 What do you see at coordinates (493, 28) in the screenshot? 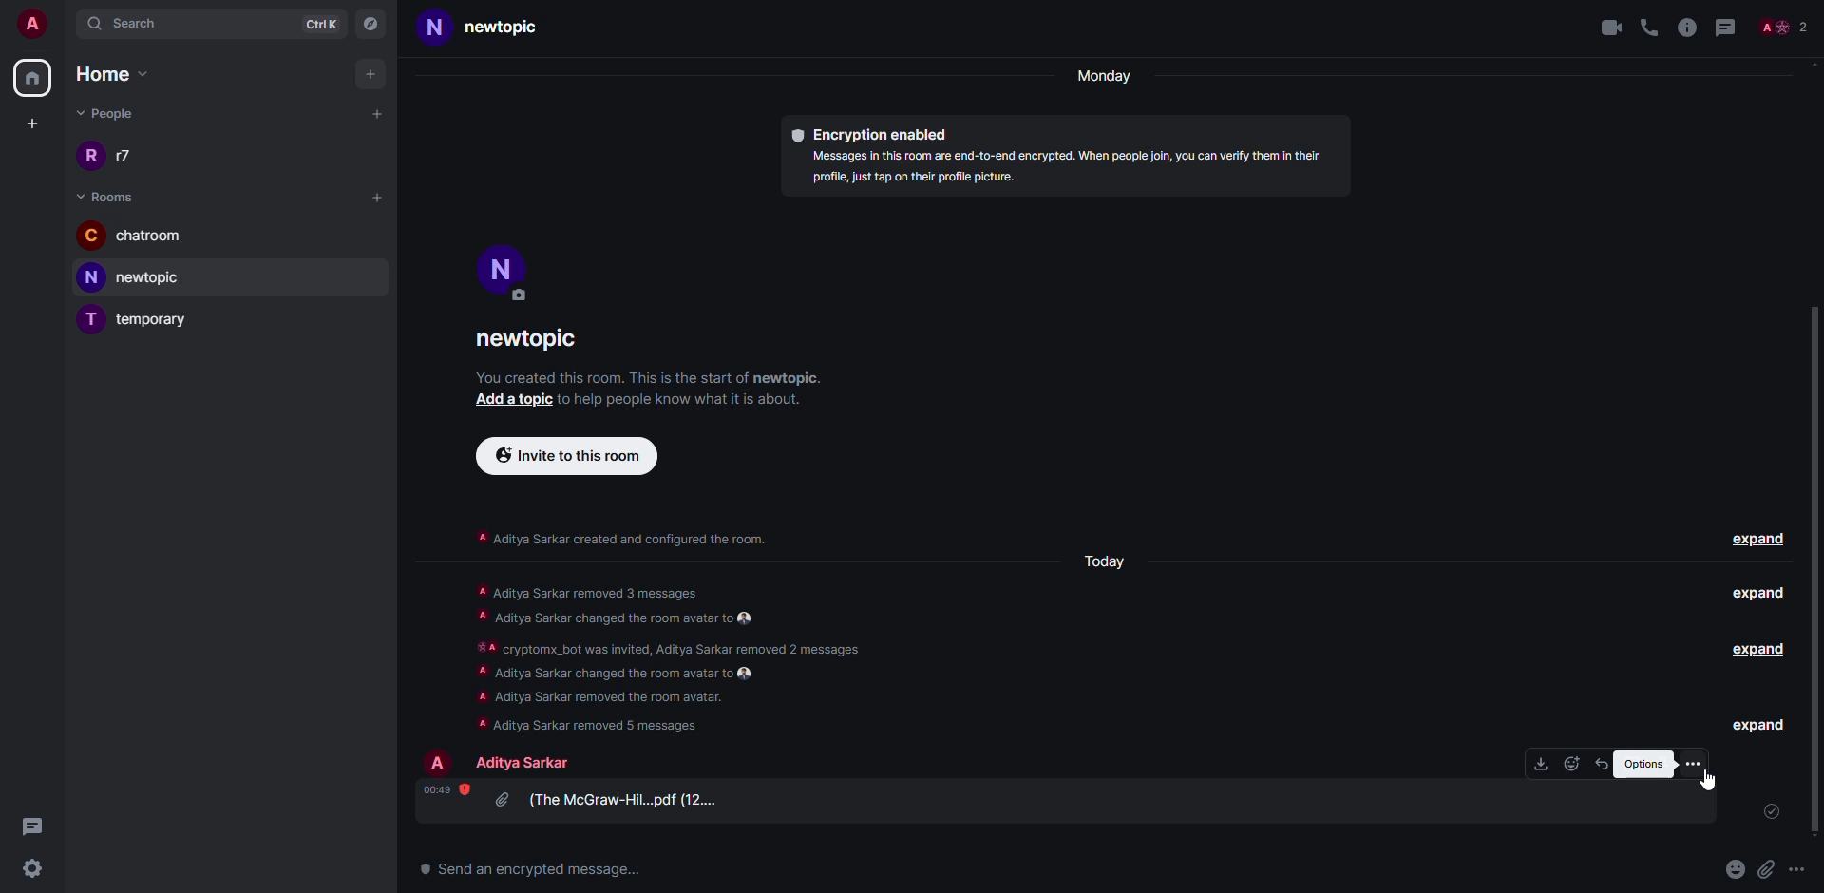
I see `new topic` at bounding box center [493, 28].